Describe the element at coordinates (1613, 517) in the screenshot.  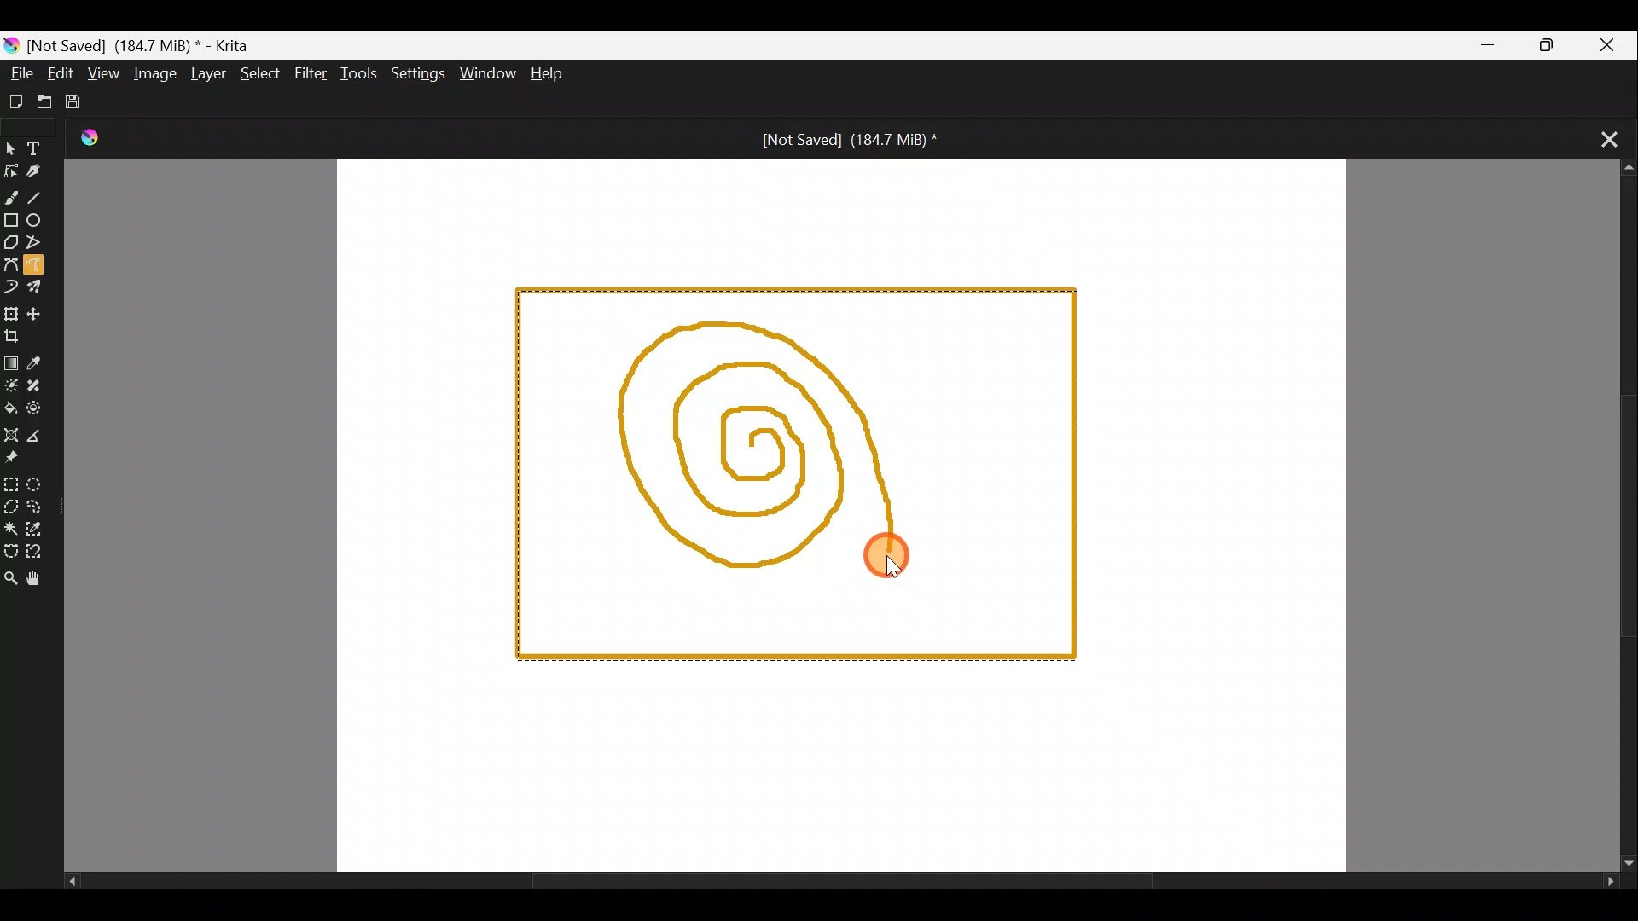
I see `Scroll bar` at that location.